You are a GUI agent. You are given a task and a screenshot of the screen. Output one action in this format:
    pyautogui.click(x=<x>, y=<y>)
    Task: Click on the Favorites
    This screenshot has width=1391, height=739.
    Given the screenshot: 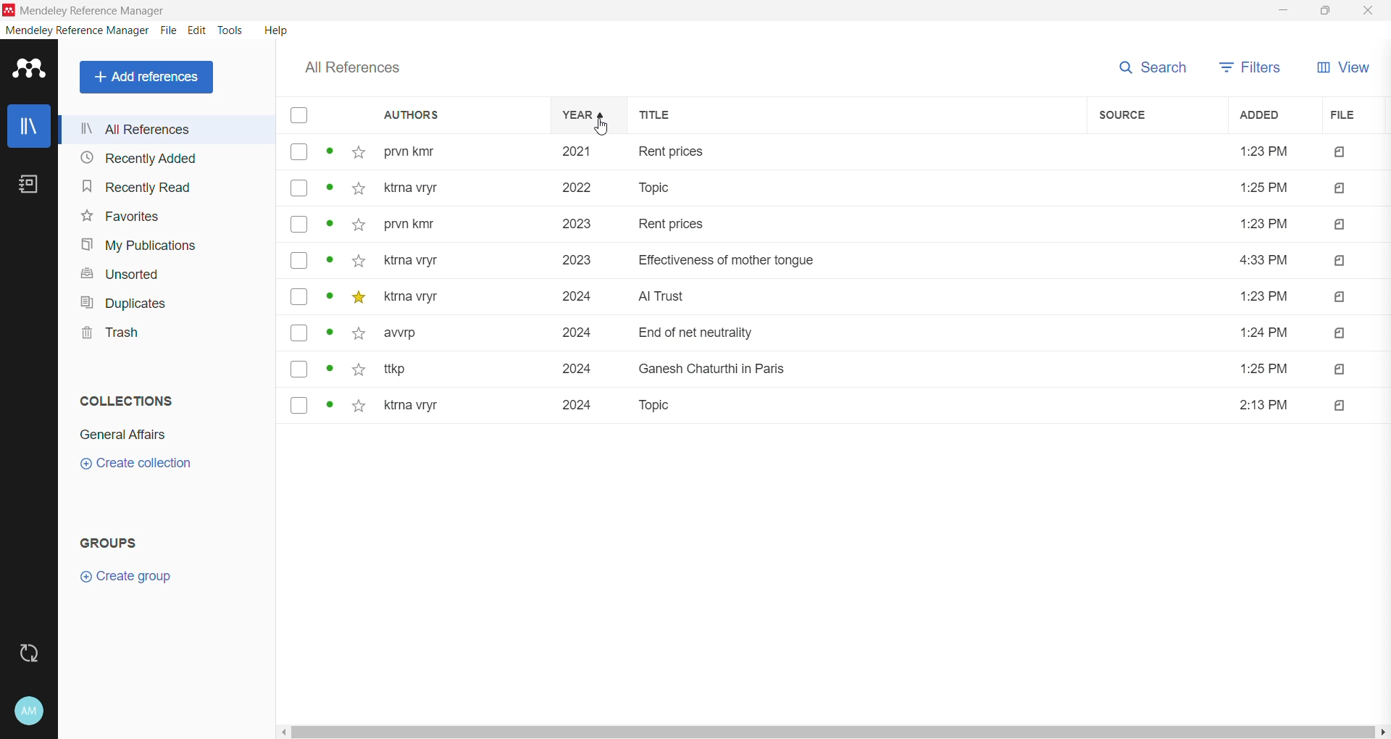 What is the action you would take?
    pyautogui.click(x=116, y=217)
    